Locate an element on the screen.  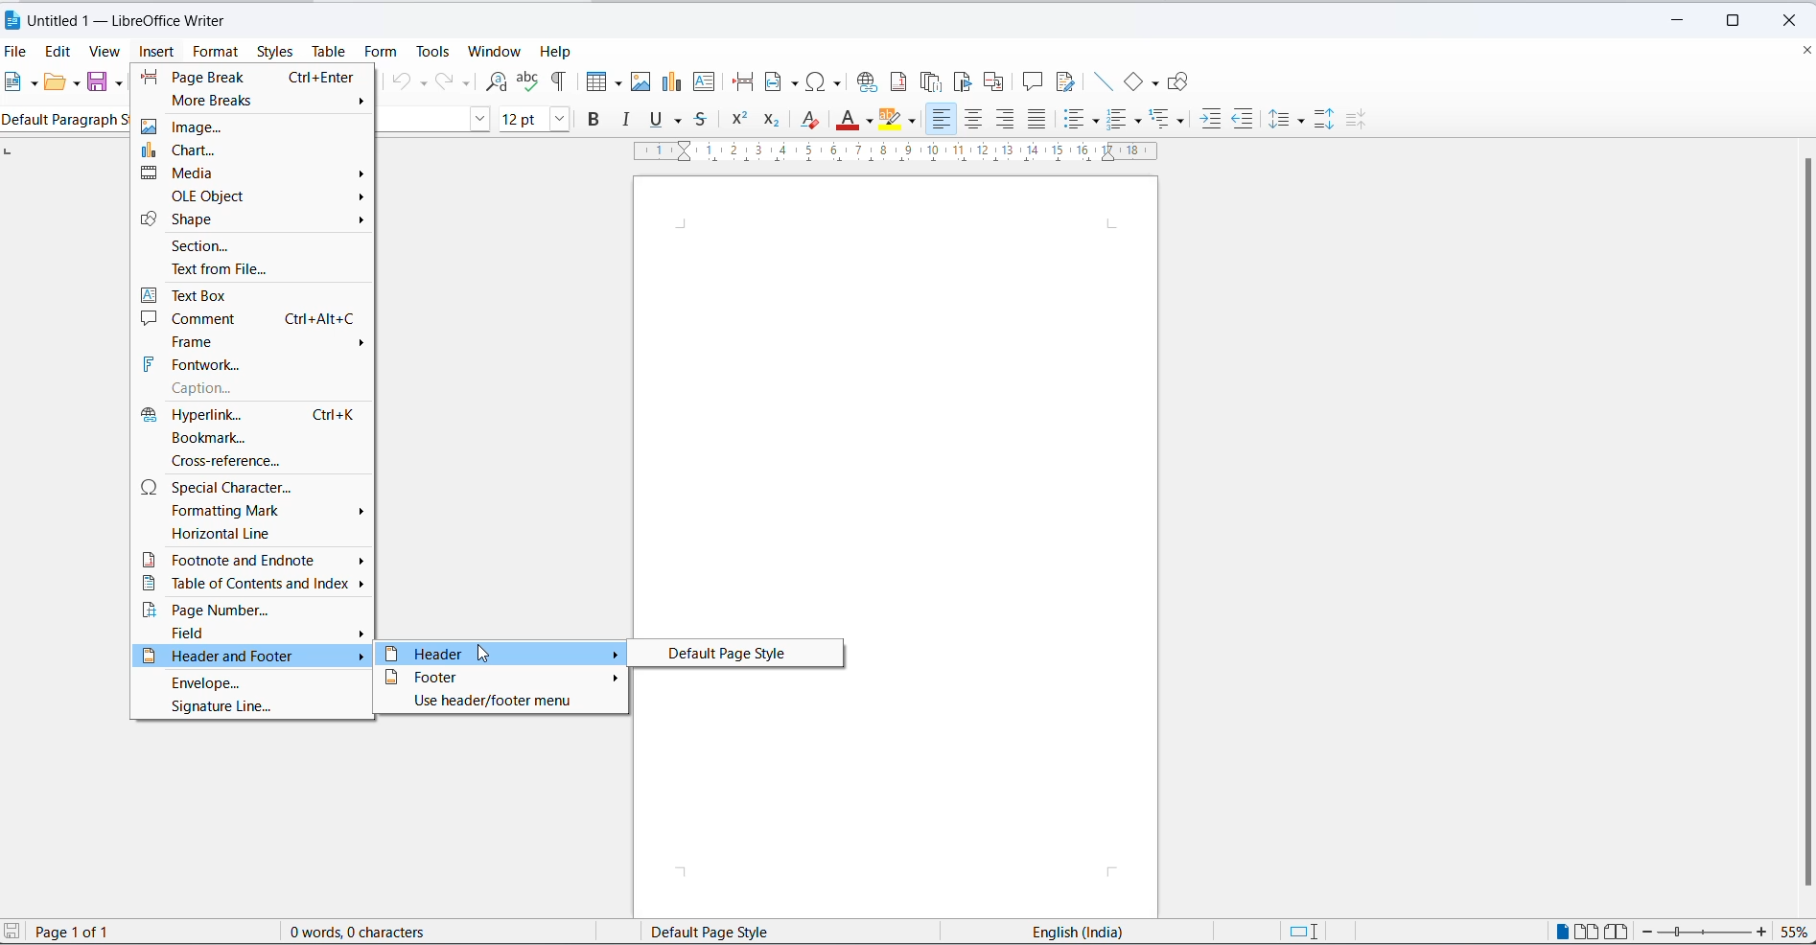
insert cross-reference is located at coordinates (999, 81).